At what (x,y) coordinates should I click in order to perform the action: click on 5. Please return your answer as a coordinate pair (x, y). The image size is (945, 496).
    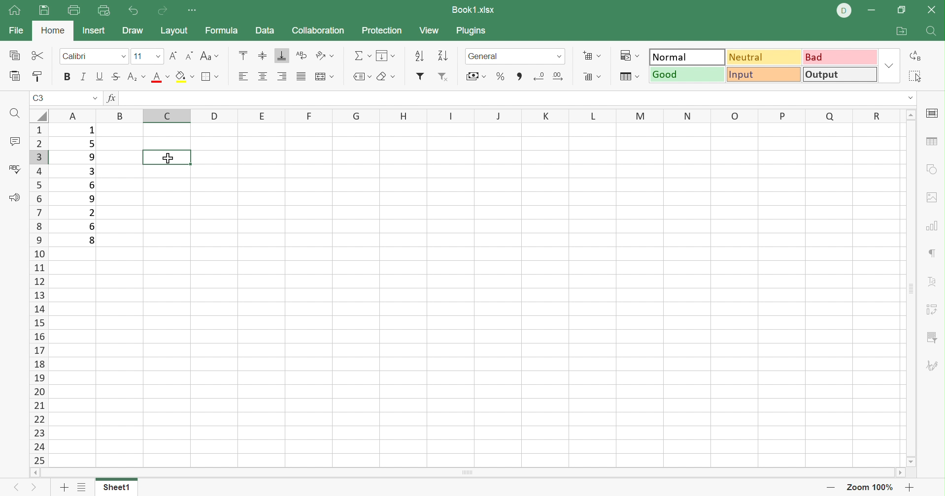
    Looking at the image, I should click on (92, 144).